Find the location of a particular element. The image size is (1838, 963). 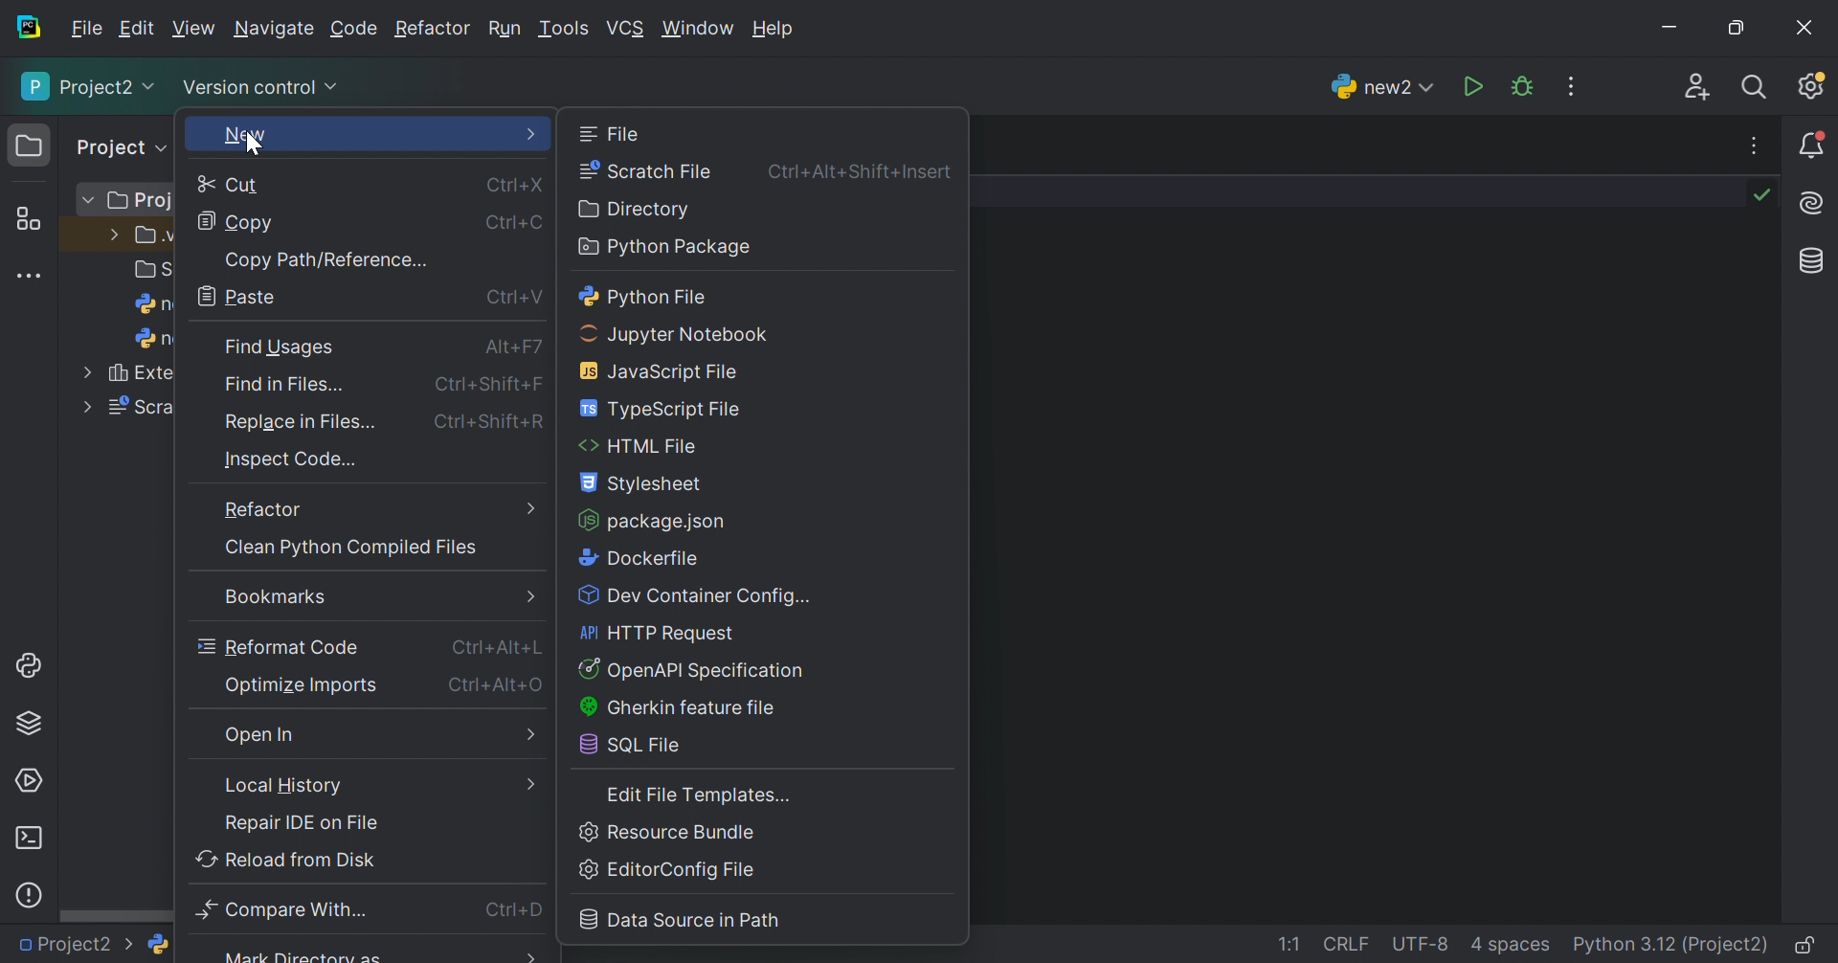

More actions is located at coordinates (1569, 87).